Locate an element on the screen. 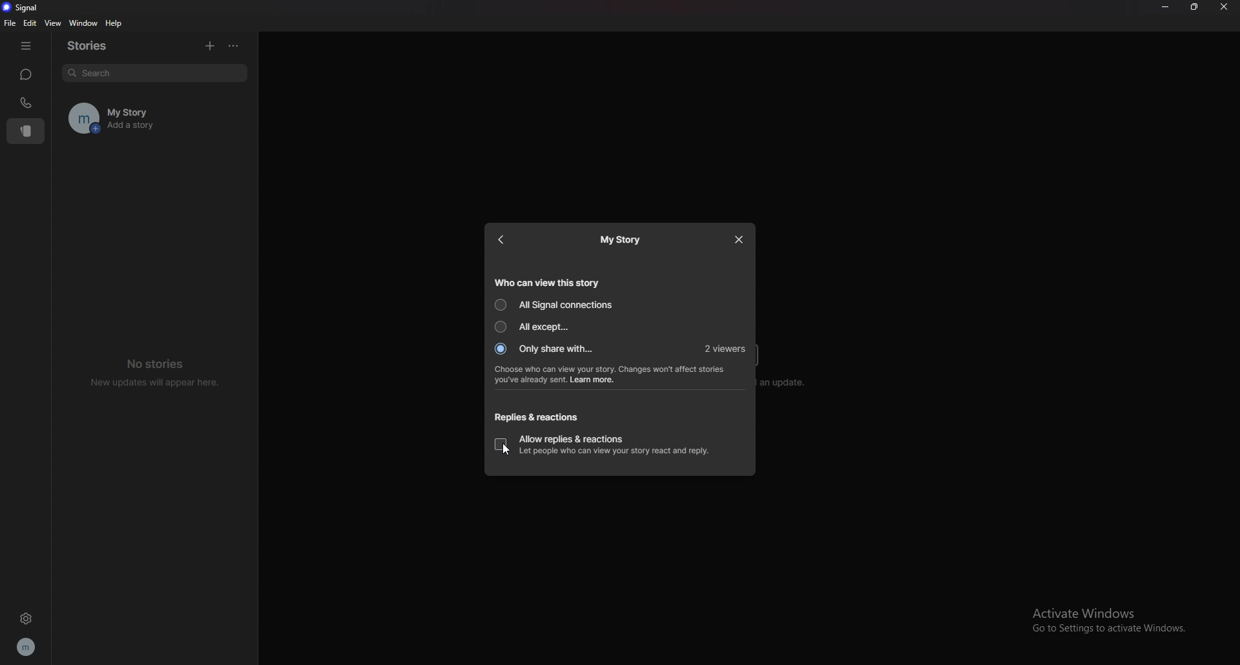  signal is located at coordinates (21, 8).